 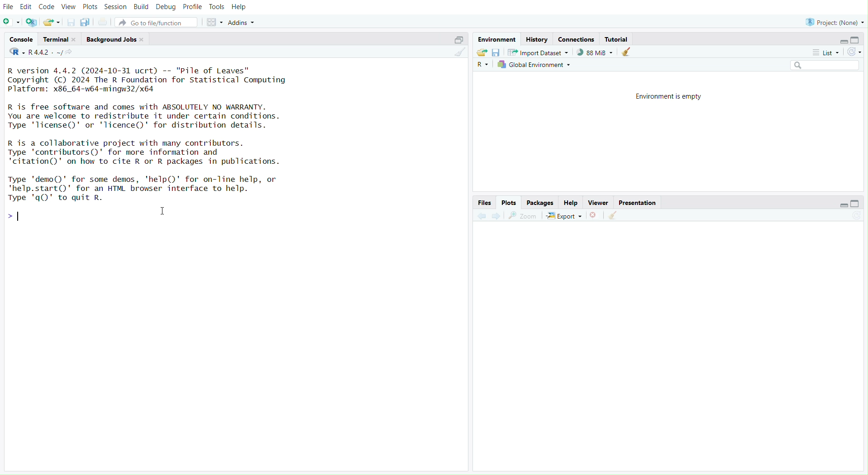 I want to click on Minimize, so click(x=844, y=41).